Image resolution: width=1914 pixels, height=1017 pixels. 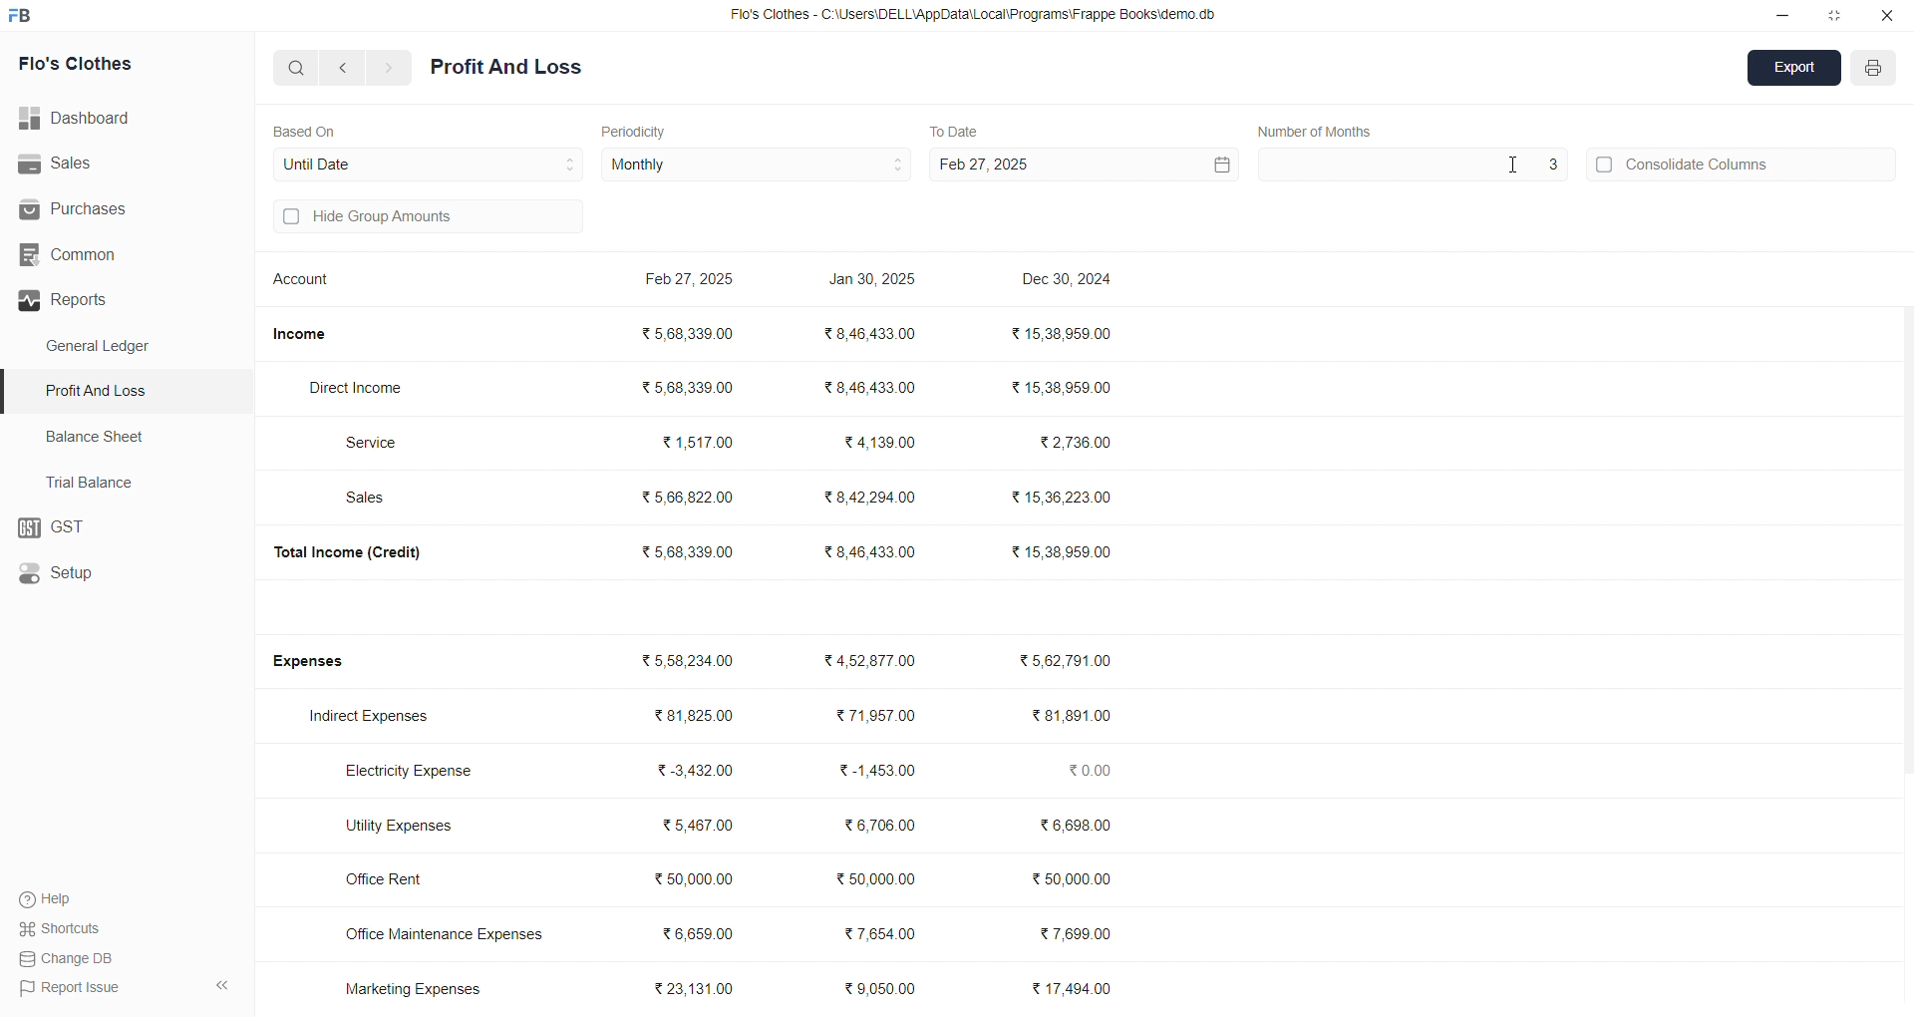 I want to click on ₹ 71,957.00, so click(x=875, y=716).